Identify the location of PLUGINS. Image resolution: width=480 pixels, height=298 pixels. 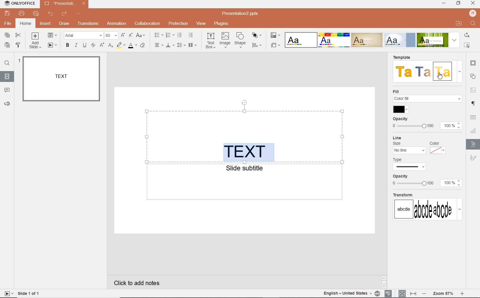
(221, 23).